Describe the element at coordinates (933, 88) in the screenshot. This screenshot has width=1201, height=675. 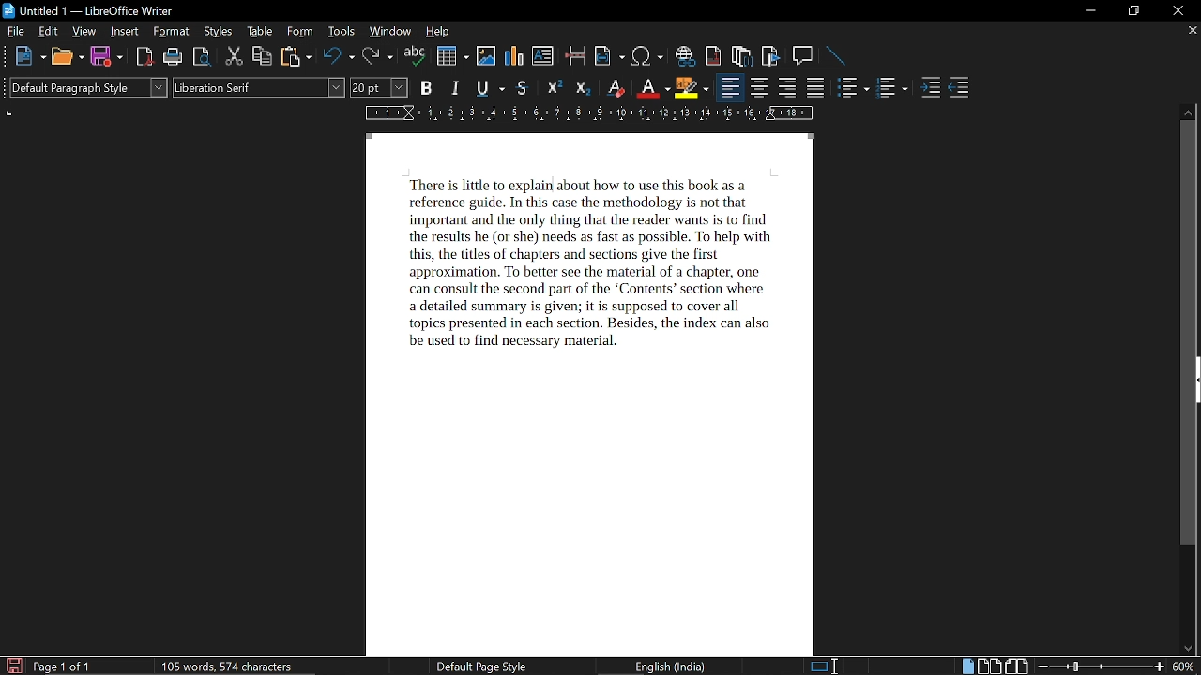
I see `increase indent` at that location.